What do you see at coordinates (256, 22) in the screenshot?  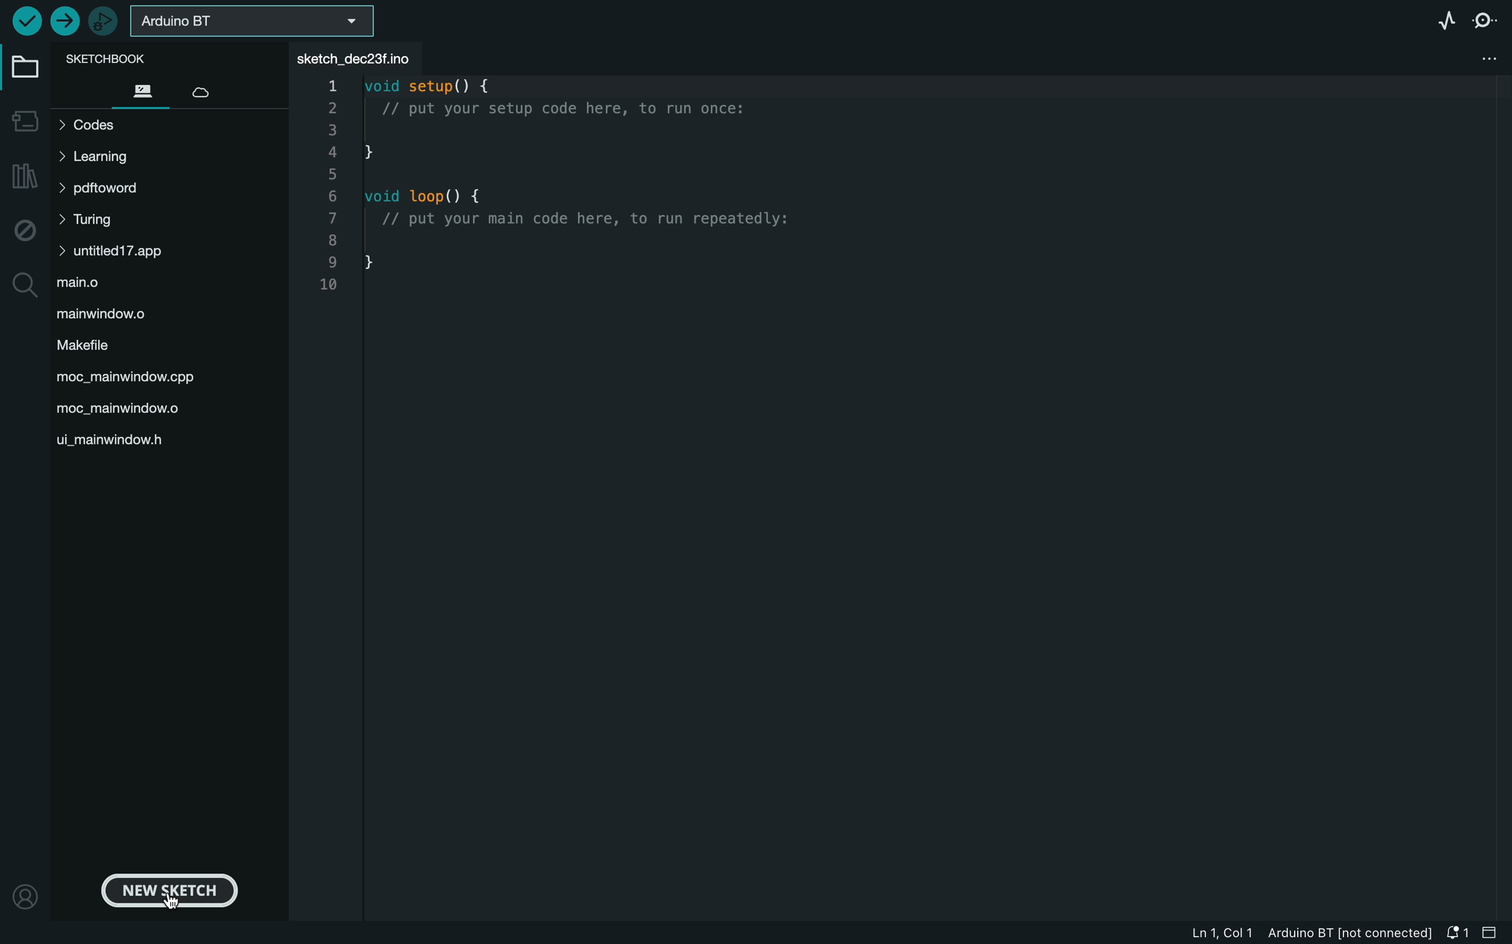 I see `board selecter` at bounding box center [256, 22].